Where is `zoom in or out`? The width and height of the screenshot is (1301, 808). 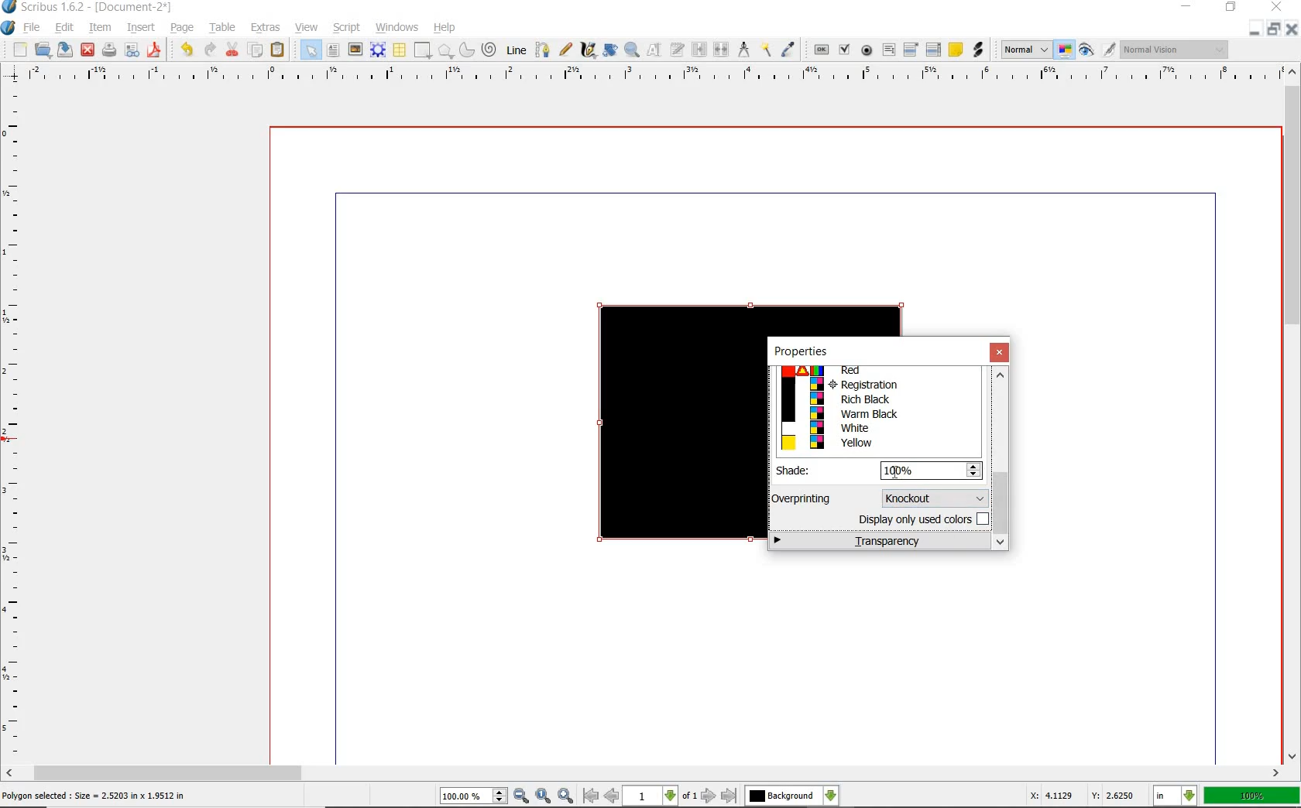 zoom in or out is located at coordinates (632, 50).